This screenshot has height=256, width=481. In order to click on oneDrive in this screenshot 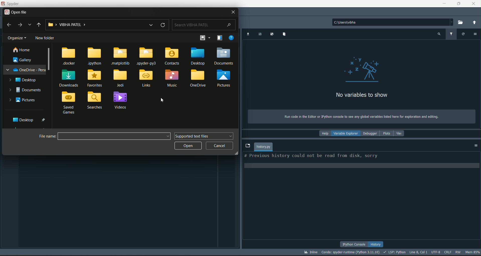, I will do `click(199, 79)`.